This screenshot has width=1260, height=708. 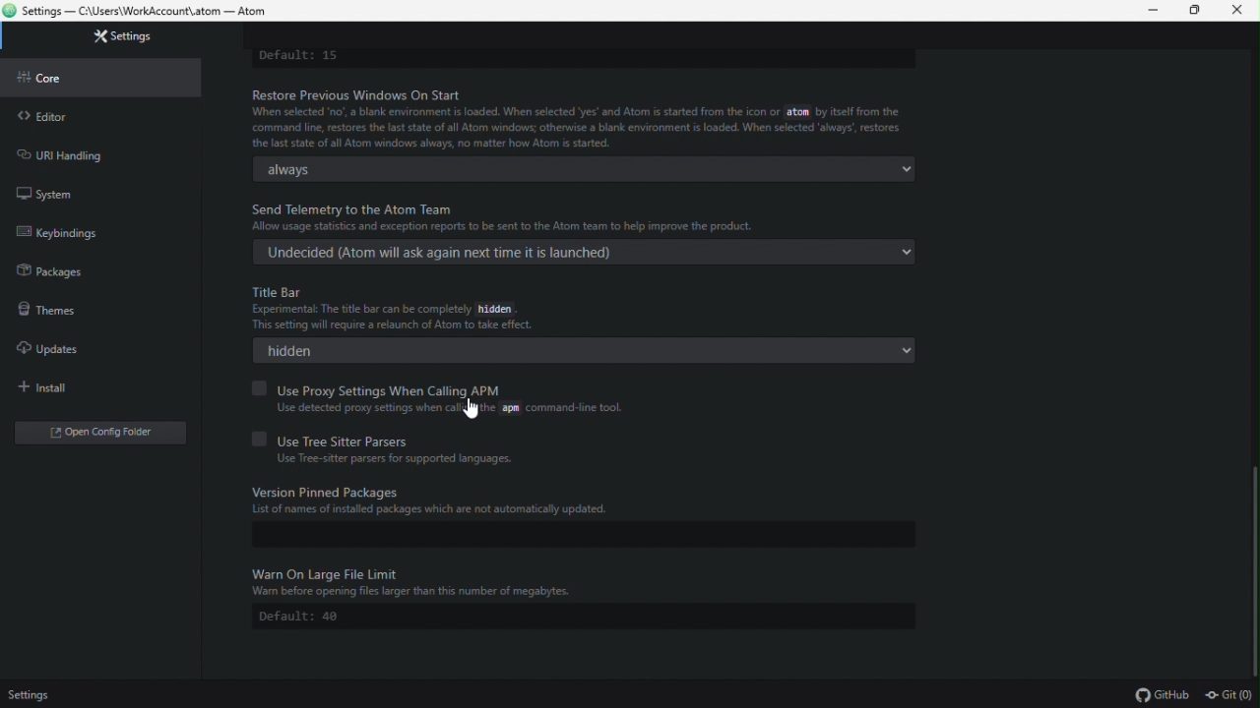 What do you see at coordinates (580, 253) in the screenshot?
I see `Undecided (Atom will ask again next time it is launched)` at bounding box center [580, 253].